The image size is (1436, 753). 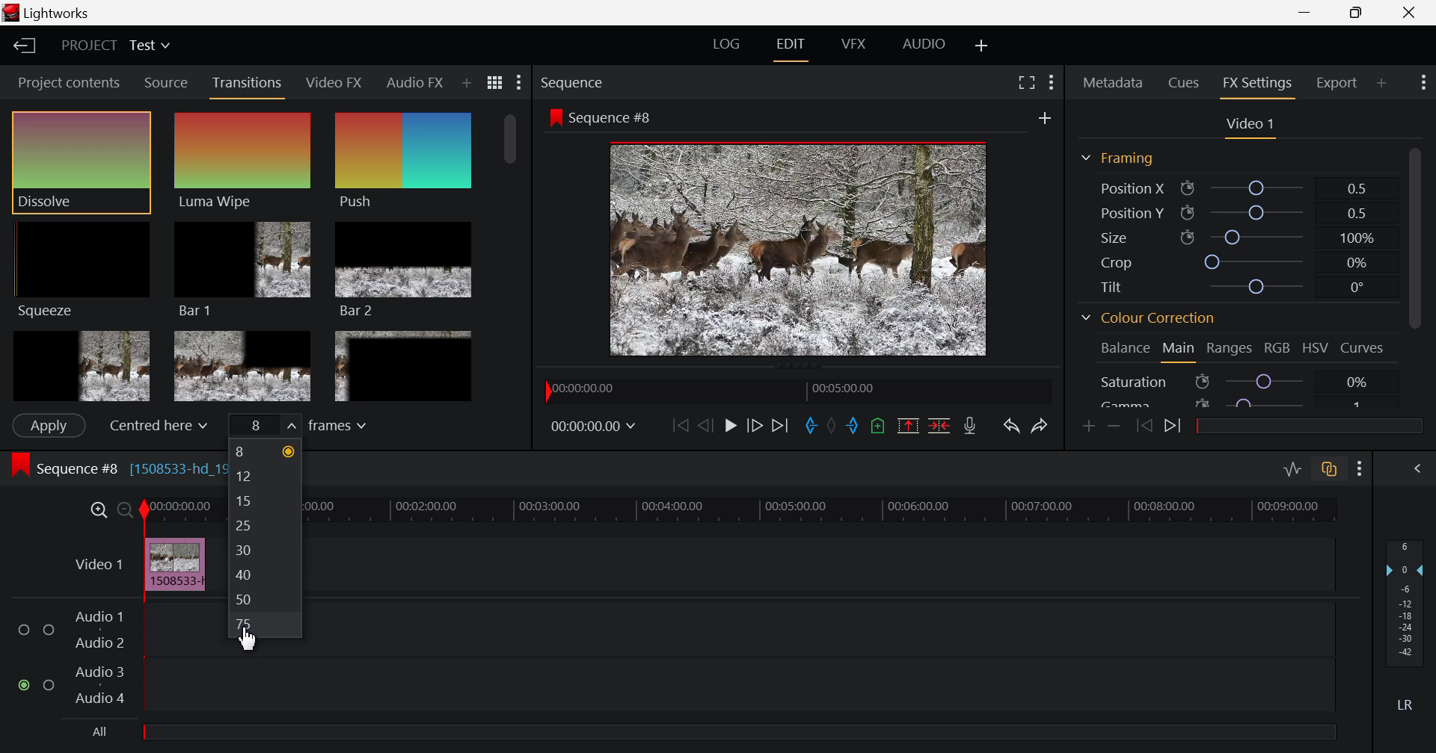 What do you see at coordinates (969, 427) in the screenshot?
I see `Record Voiceover` at bounding box center [969, 427].